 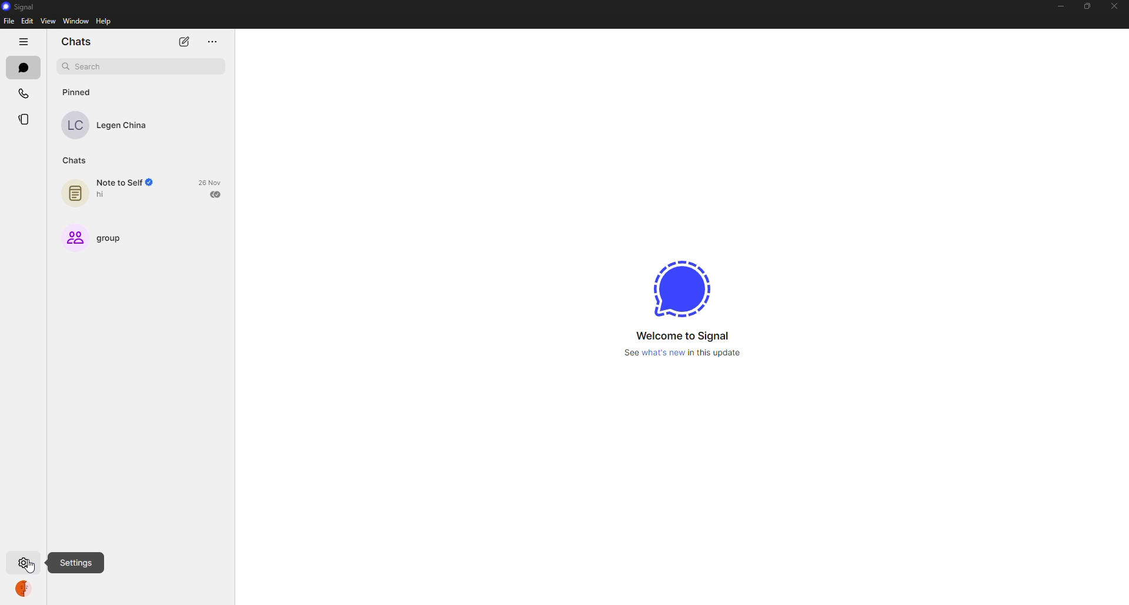 I want to click on hide tabs, so click(x=25, y=42).